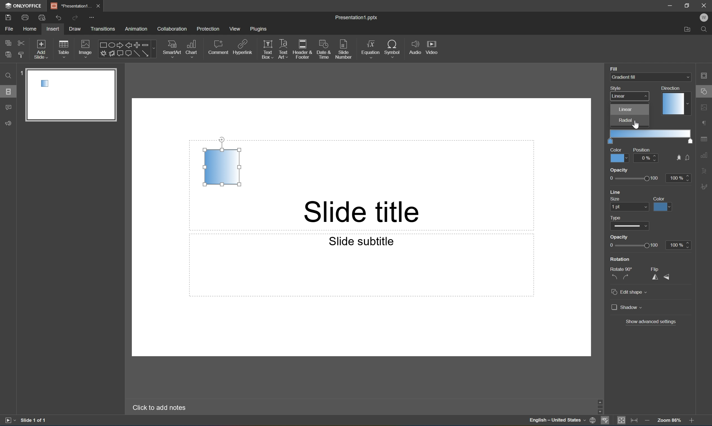 This screenshot has height=426, width=712. Describe the element at coordinates (98, 6) in the screenshot. I see `Close` at that location.